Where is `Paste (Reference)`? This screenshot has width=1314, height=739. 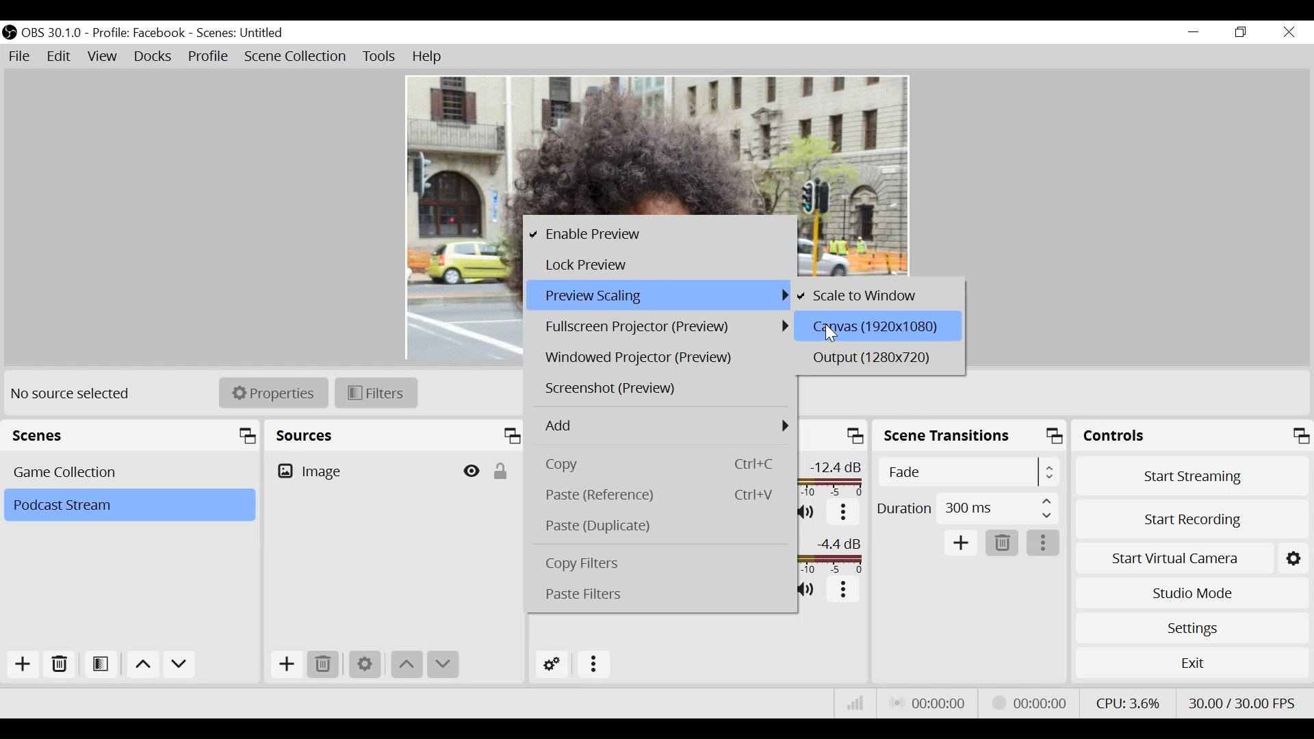
Paste (Reference) is located at coordinates (663, 494).